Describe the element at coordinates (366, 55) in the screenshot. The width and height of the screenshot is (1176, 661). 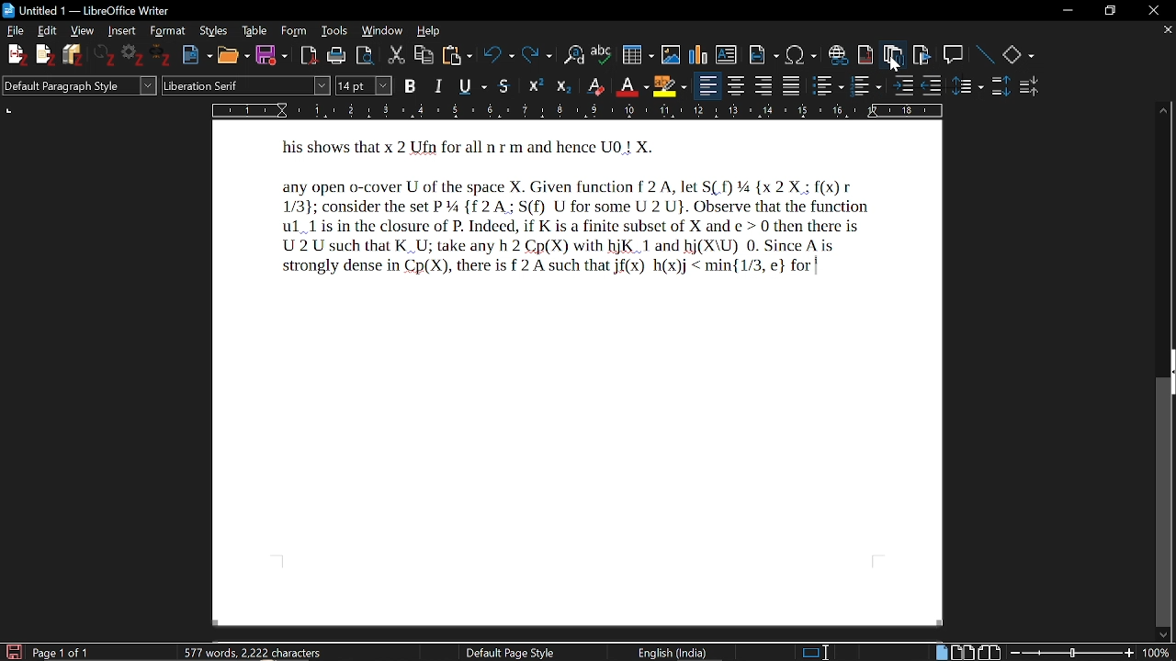
I see `Toggle point preview` at that location.